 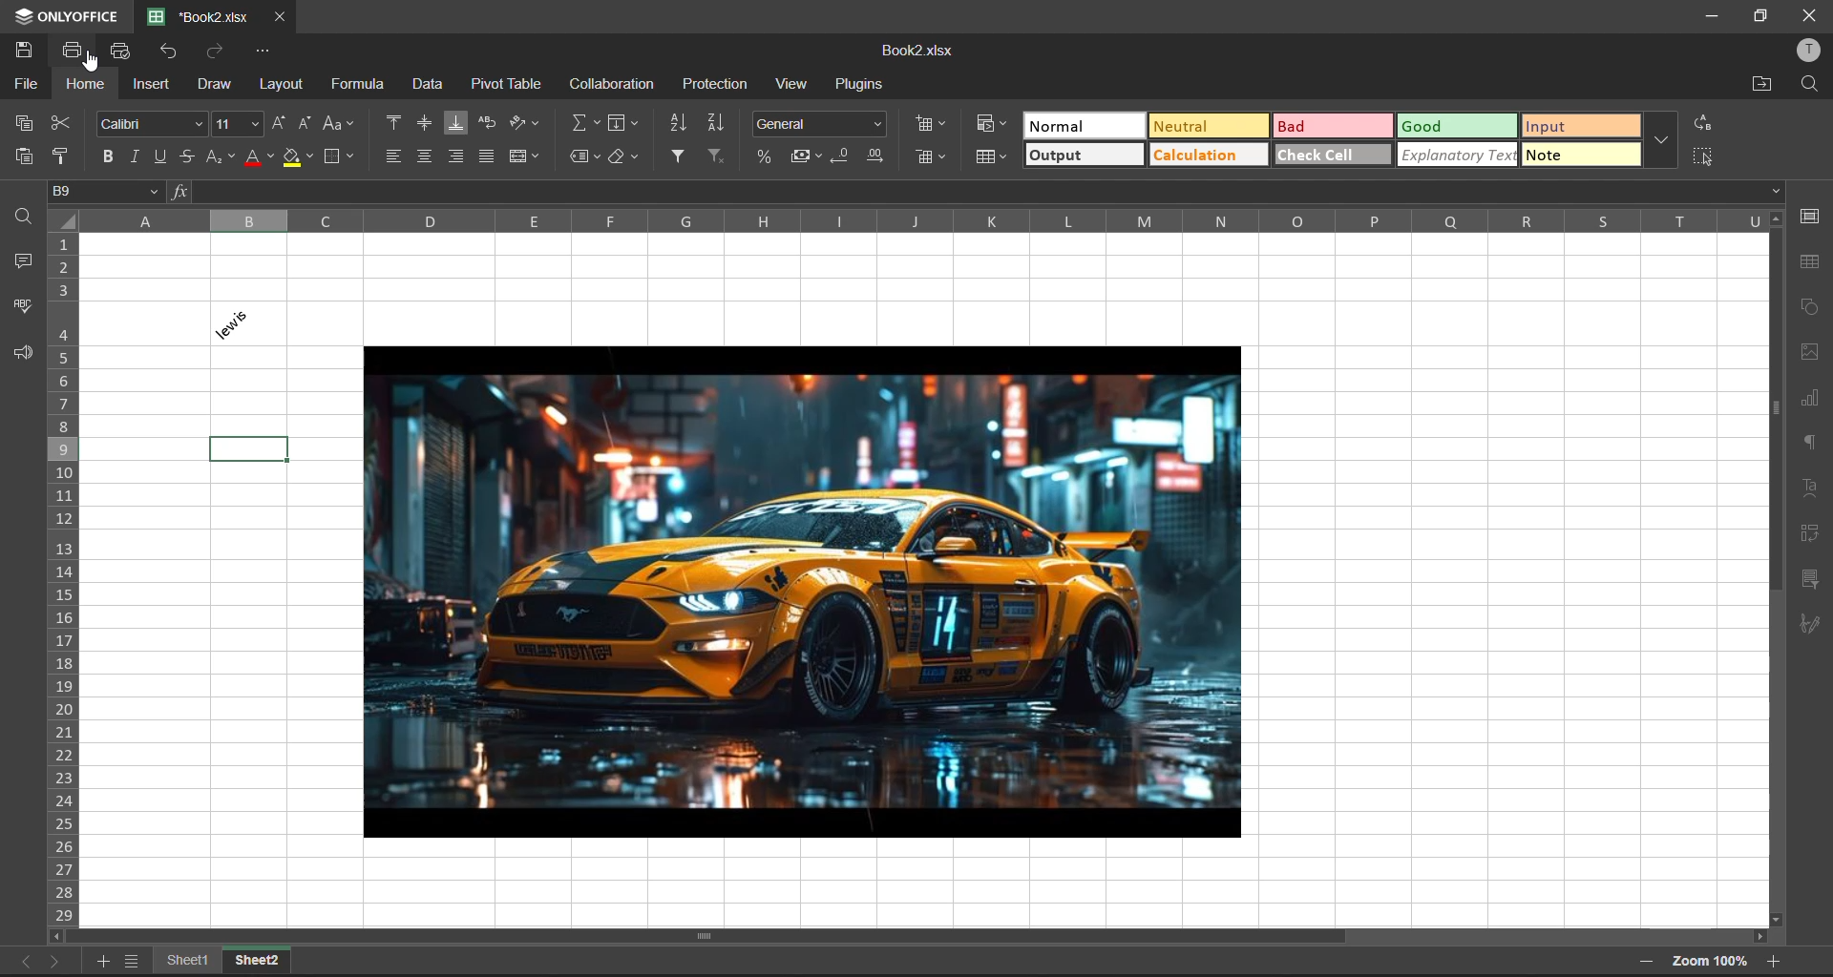 What do you see at coordinates (927, 124) in the screenshot?
I see `insert cells` at bounding box center [927, 124].